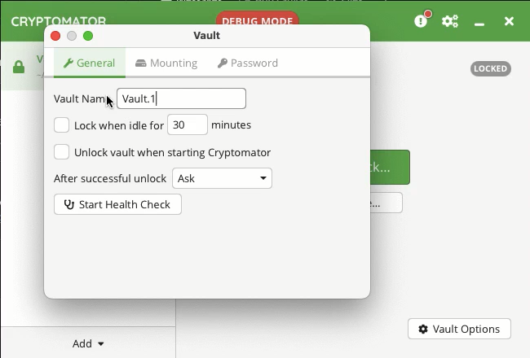 This screenshot has height=358, width=530. I want to click on Vault. 1, so click(182, 98).